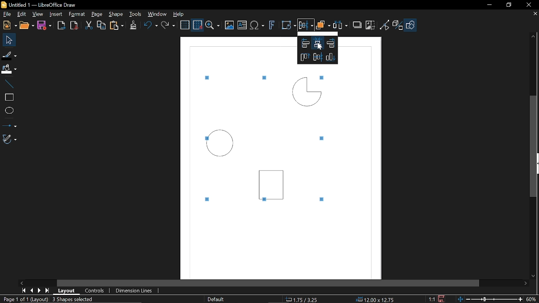 Image resolution: width=539 pixels, height=303 pixels. I want to click on Toggle view, so click(384, 24).